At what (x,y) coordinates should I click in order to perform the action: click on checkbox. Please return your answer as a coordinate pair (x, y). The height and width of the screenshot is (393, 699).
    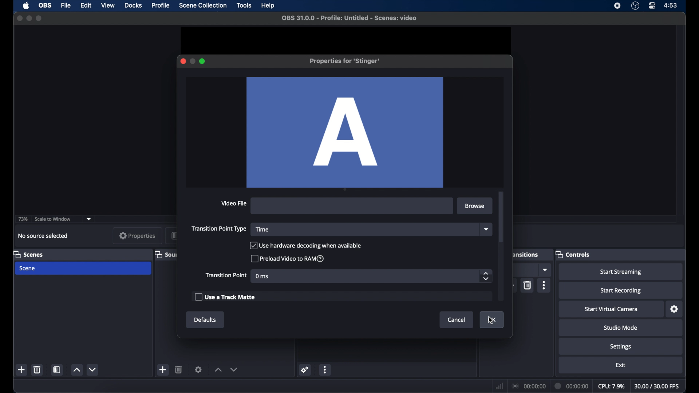
    Looking at the image, I should click on (288, 258).